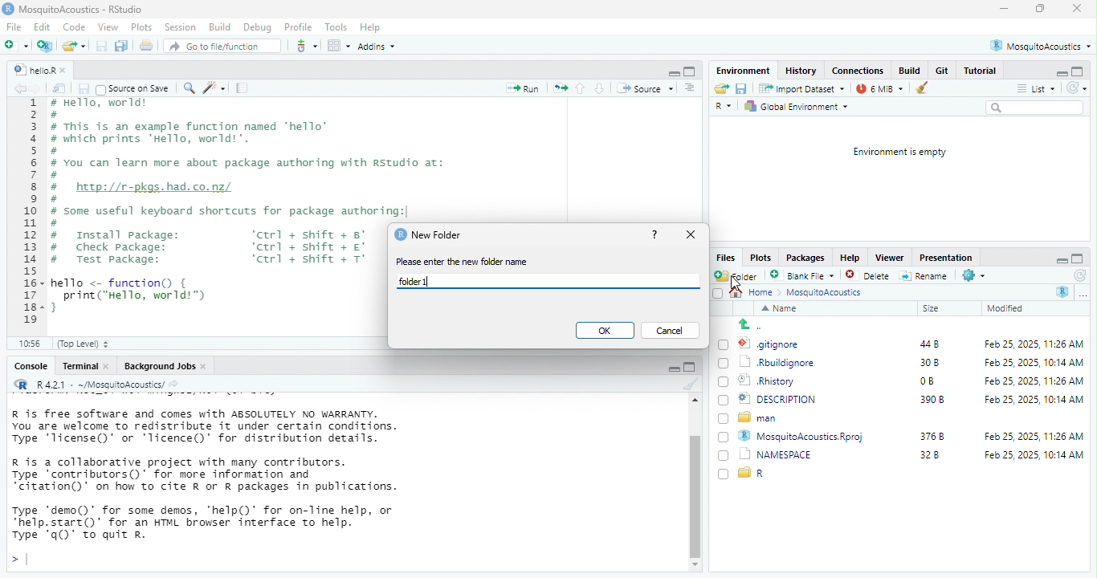  Describe the element at coordinates (767, 381) in the screenshot. I see ` Rhistory` at that location.